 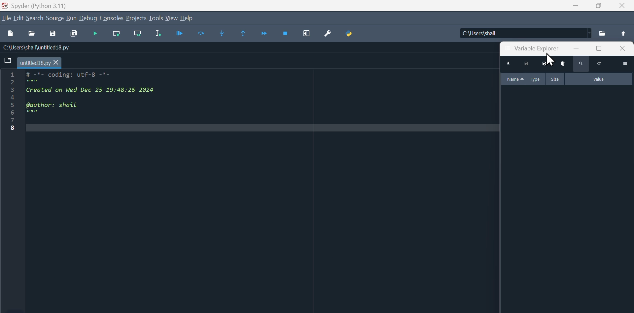 What do you see at coordinates (625, 33) in the screenshot?
I see `icon` at bounding box center [625, 33].